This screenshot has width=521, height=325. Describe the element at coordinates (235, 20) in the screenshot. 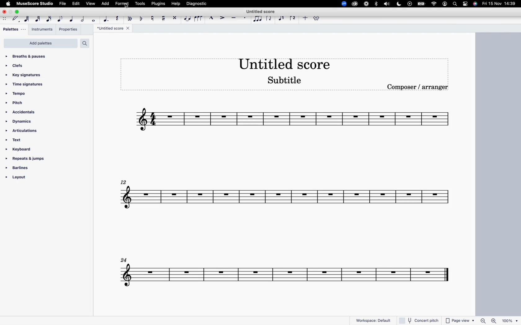

I see `tenuto` at that location.